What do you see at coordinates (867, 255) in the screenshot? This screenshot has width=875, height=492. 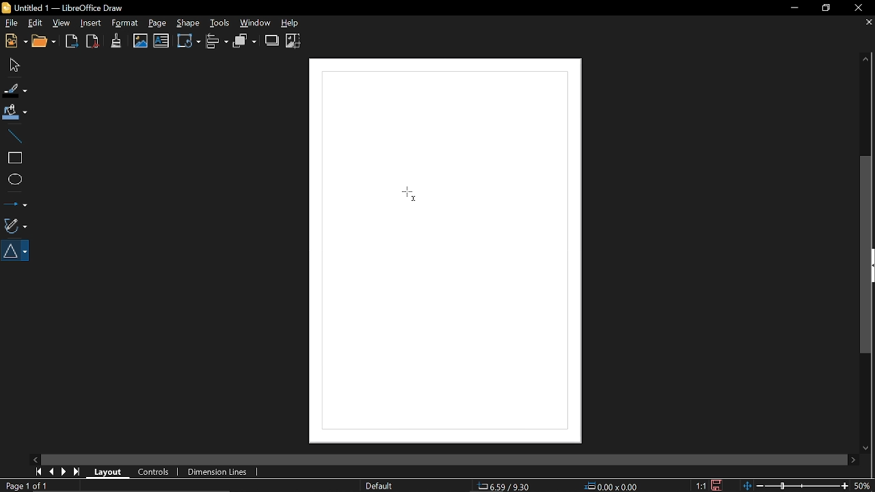 I see `Vertical scrollbar` at bounding box center [867, 255].